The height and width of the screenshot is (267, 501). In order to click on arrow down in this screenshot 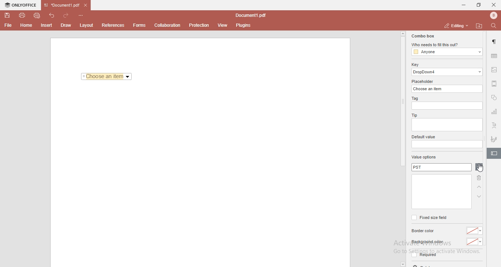, I will do `click(479, 197)`.